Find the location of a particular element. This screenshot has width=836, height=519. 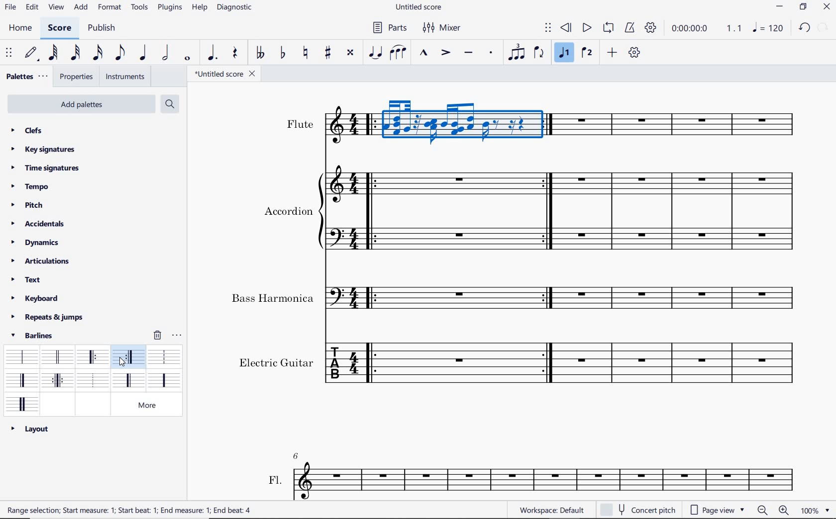

repeats & jumps is located at coordinates (47, 317).